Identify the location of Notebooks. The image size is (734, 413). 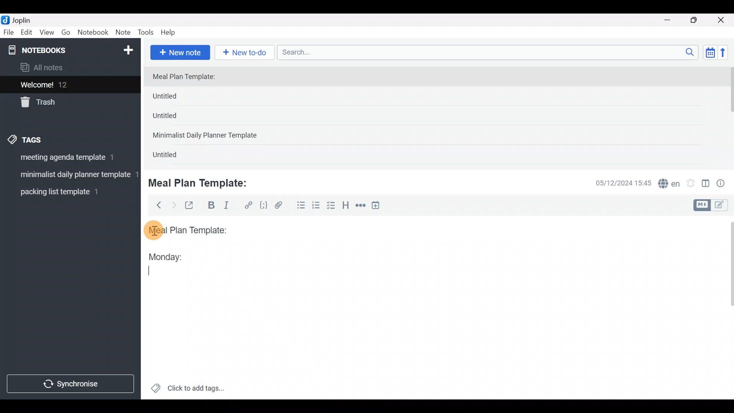
(54, 50).